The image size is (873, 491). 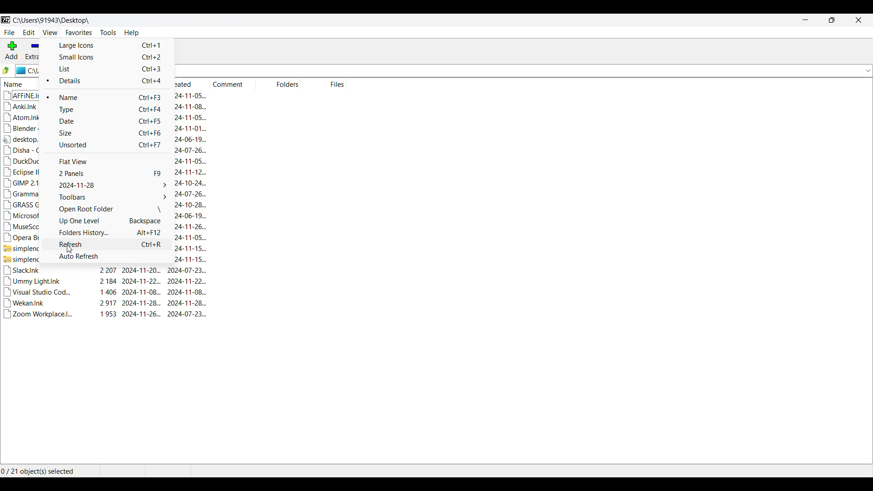 I want to click on Close, so click(x=858, y=20).